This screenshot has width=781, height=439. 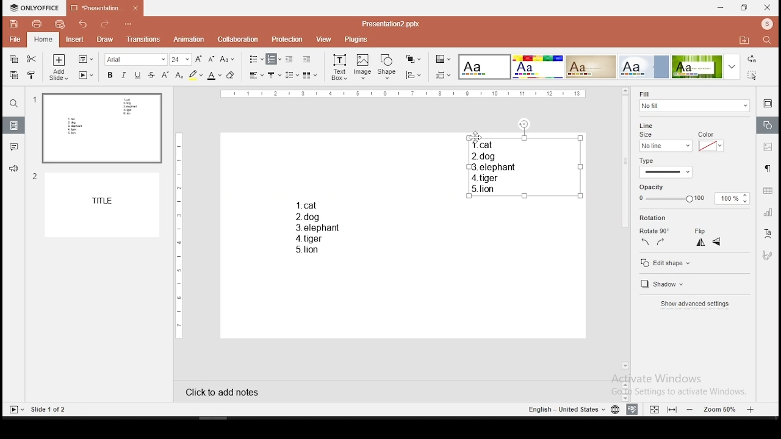 I want to click on icon, so click(x=35, y=9).